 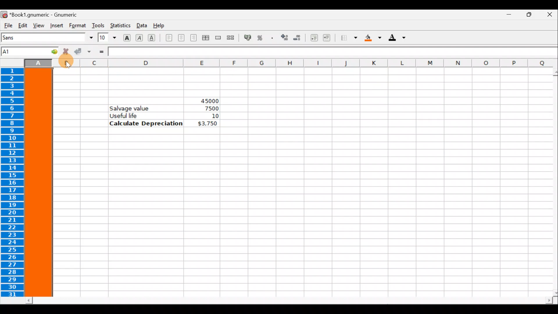 What do you see at coordinates (181, 40) in the screenshot?
I see `Centre horizontally` at bounding box center [181, 40].